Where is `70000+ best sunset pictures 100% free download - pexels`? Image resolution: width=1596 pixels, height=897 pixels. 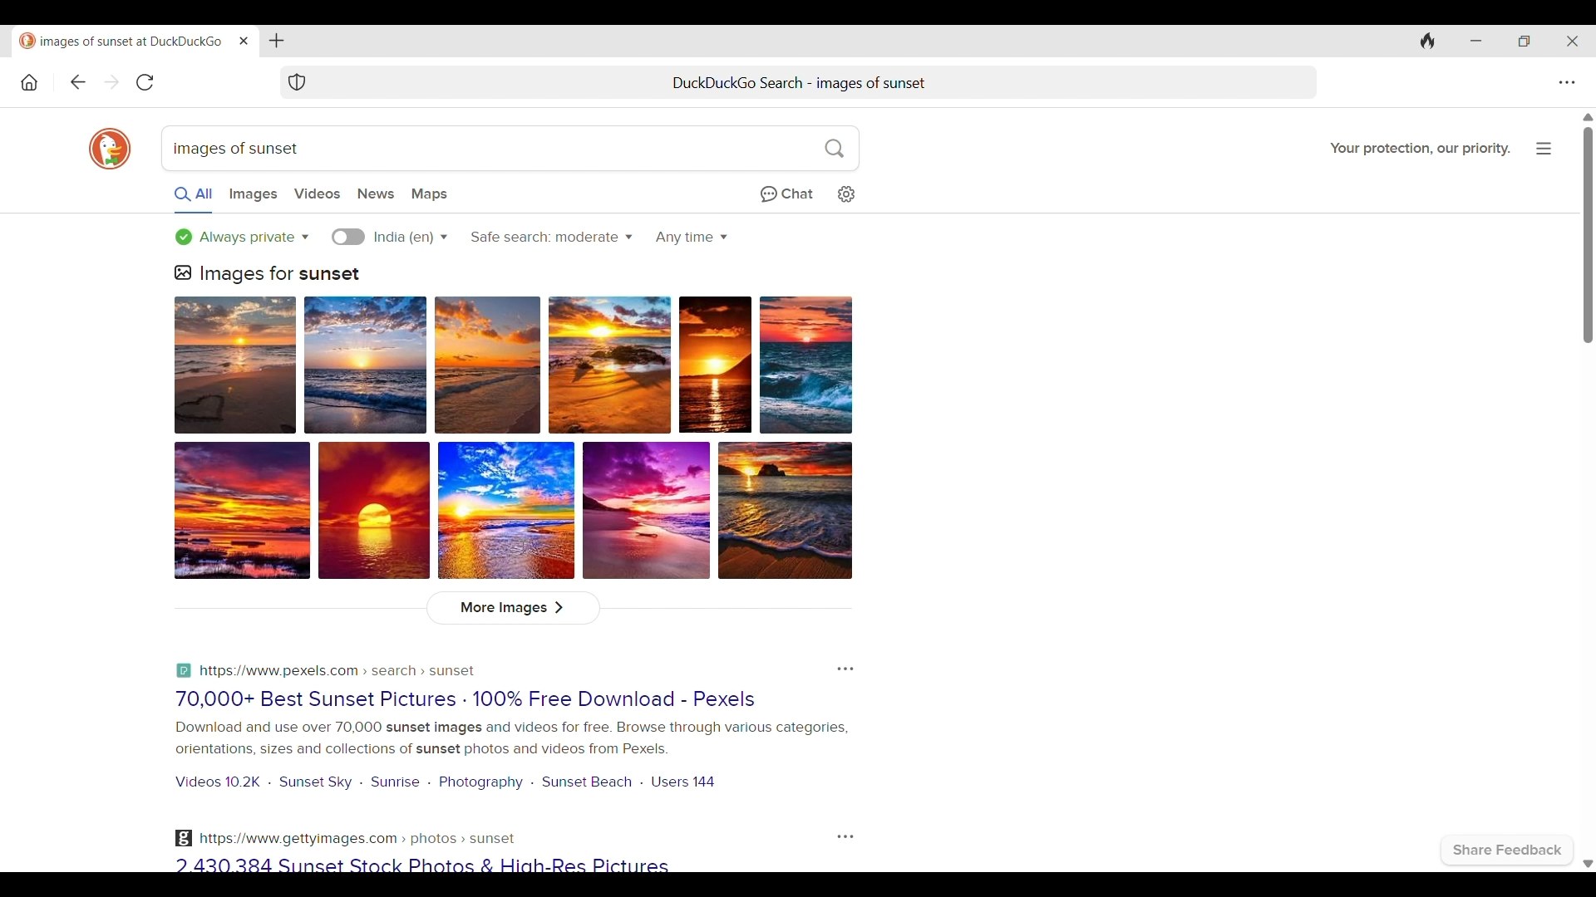 70000+ best sunset pictures 100% free download - pexels is located at coordinates (477, 698).